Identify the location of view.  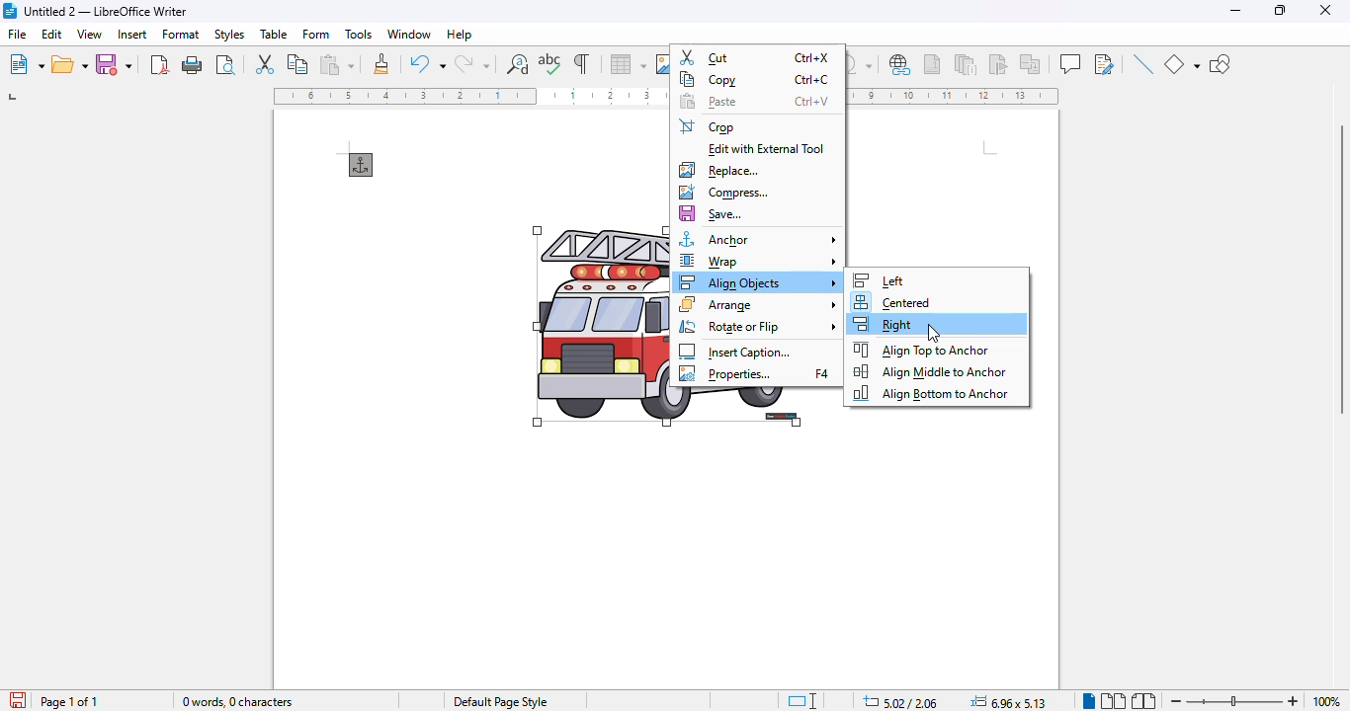
(89, 34).